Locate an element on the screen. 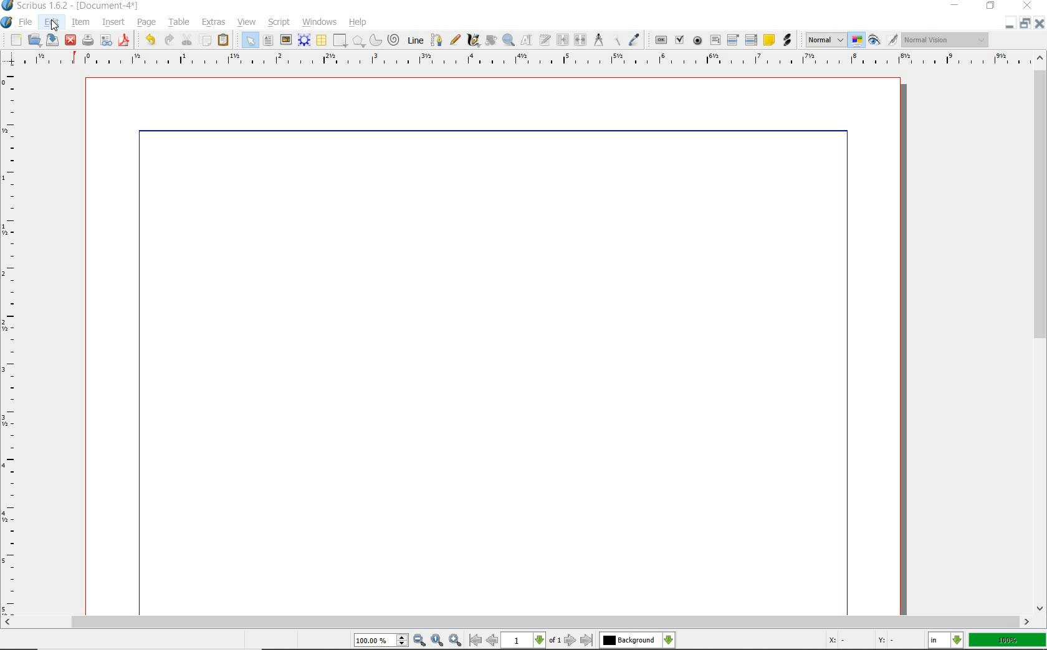  page is located at coordinates (147, 21).